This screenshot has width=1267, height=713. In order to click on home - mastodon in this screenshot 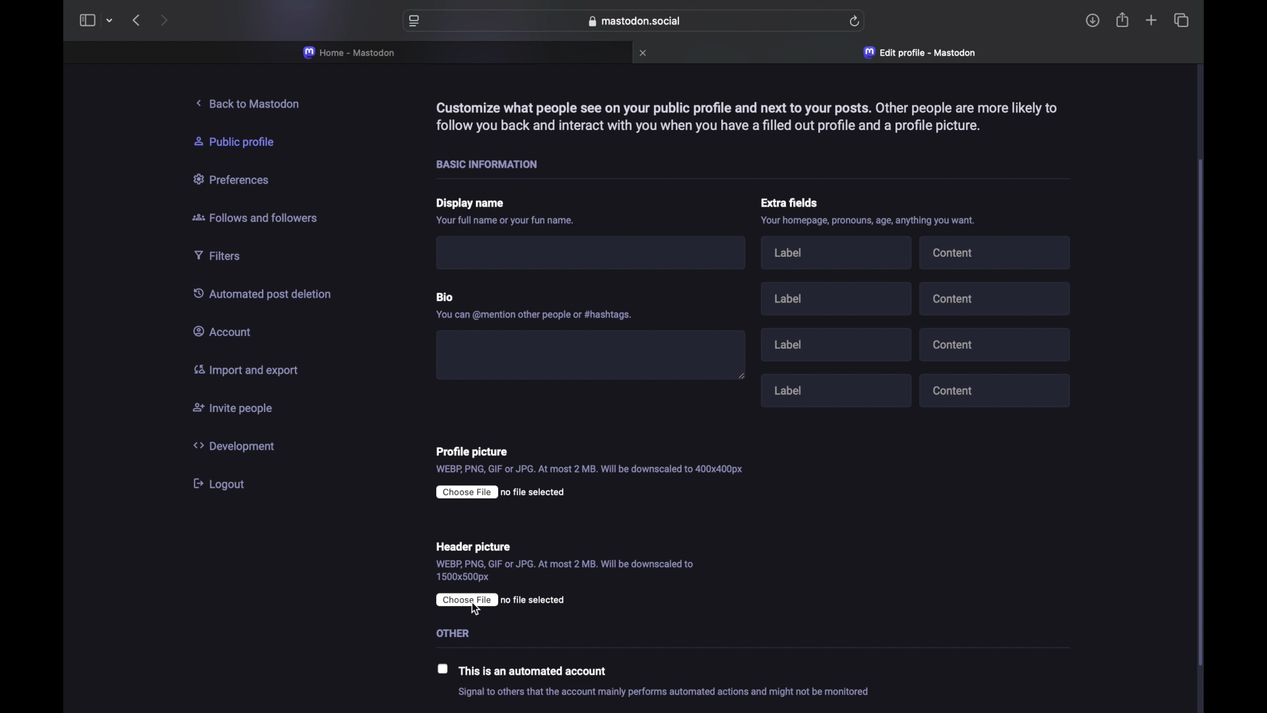, I will do `click(350, 53)`.